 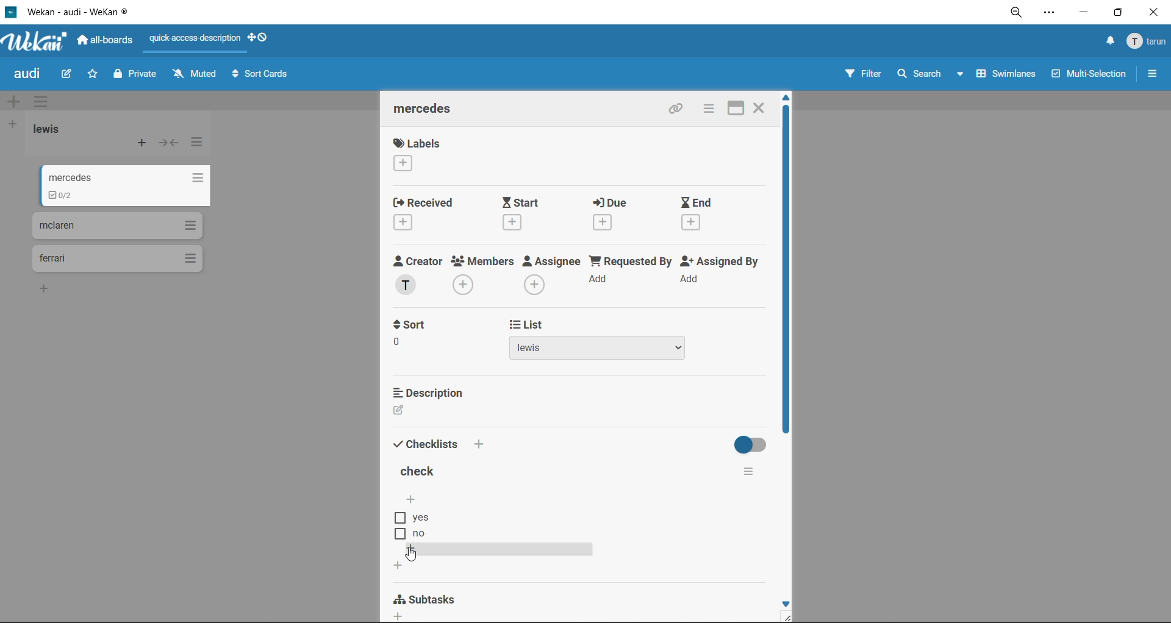 What do you see at coordinates (15, 124) in the screenshot?
I see `add list` at bounding box center [15, 124].